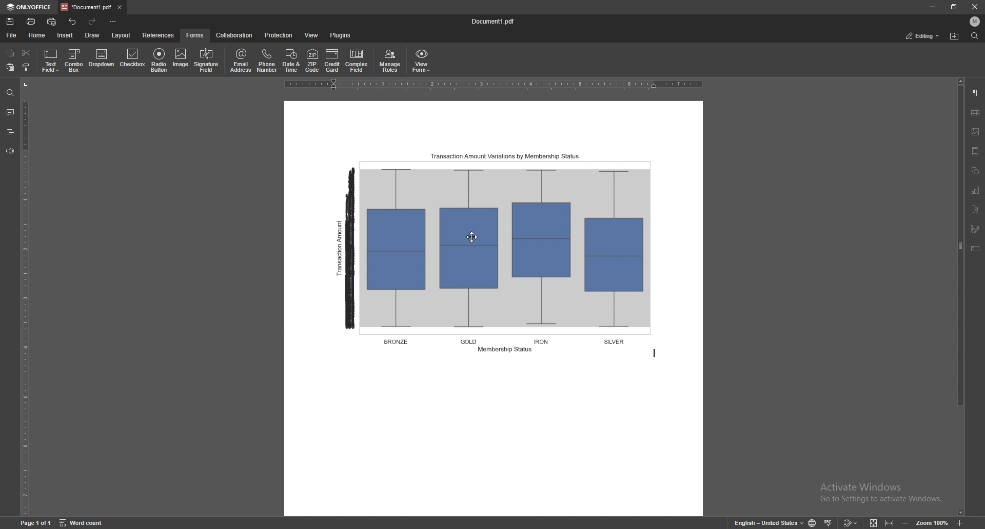 Image resolution: width=985 pixels, height=529 pixels. I want to click on redo, so click(93, 22).